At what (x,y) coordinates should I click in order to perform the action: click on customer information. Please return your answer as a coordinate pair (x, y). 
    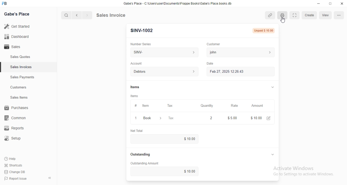
    Looking at the image, I should click on (270, 52).